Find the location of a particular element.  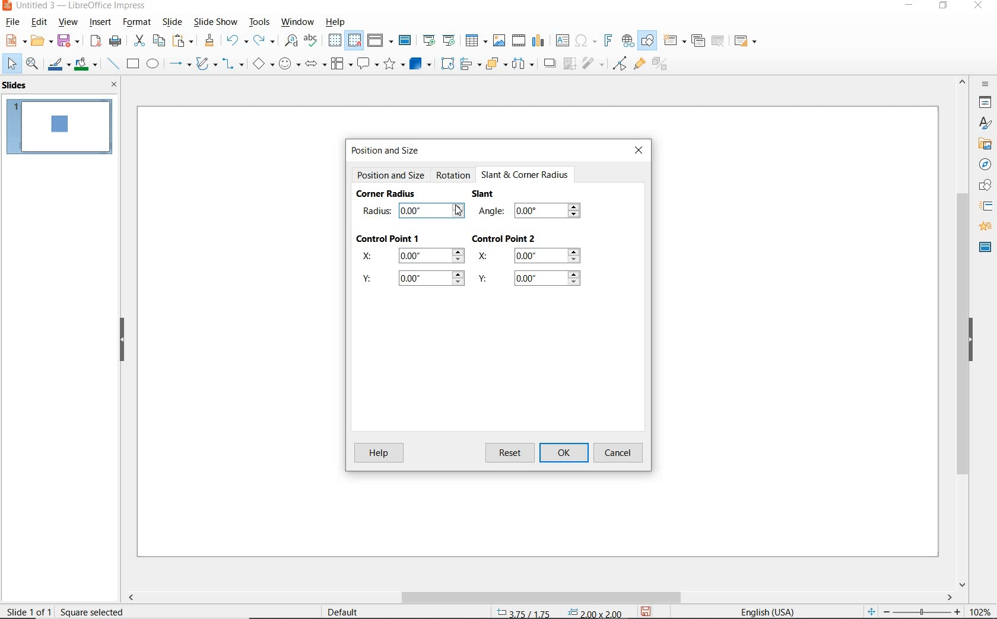

delete slide is located at coordinates (720, 41).